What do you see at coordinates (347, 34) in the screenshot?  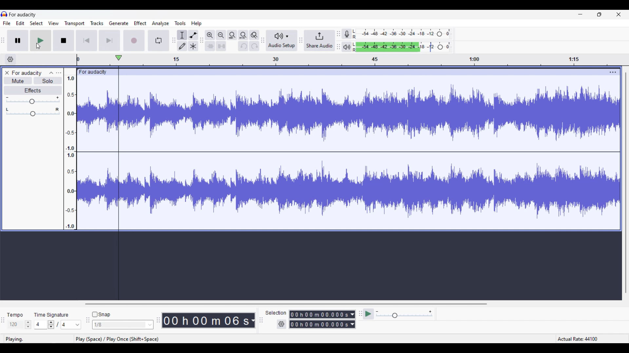 I see `Record meter` at bounding box center [347, 34].